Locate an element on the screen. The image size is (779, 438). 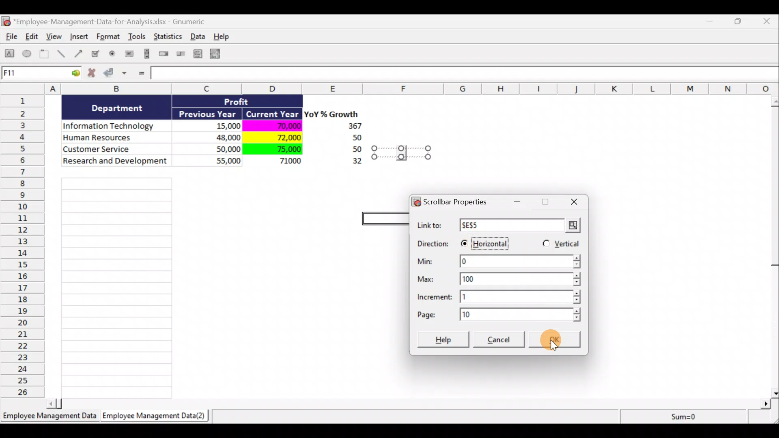
Minimise is located at coordinates (712, 23).